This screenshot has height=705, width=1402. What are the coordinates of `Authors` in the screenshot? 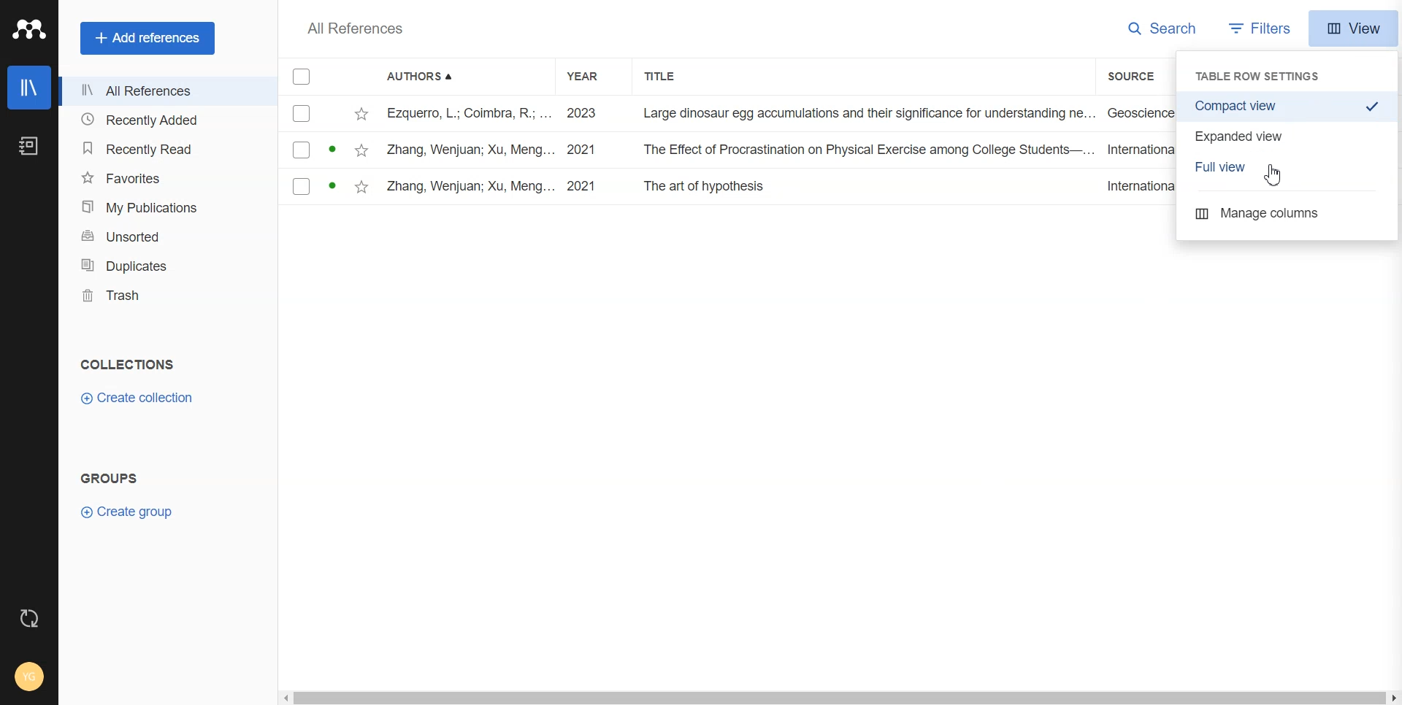 It's located at (425, 77).